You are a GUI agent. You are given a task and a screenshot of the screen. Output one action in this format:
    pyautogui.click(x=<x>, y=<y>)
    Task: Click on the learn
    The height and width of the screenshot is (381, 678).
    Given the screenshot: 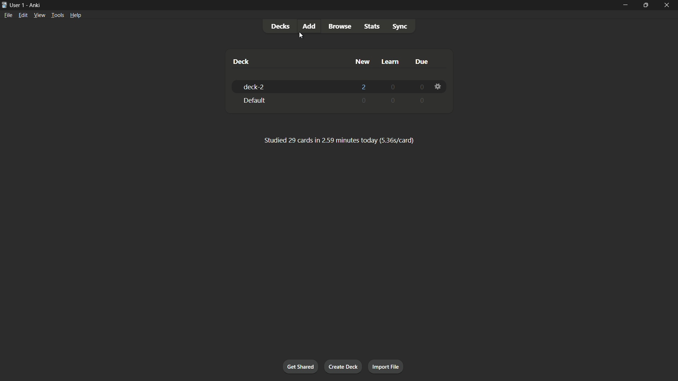 What is the action you would take?
    pyautogui.click(x=389, y=61)
    